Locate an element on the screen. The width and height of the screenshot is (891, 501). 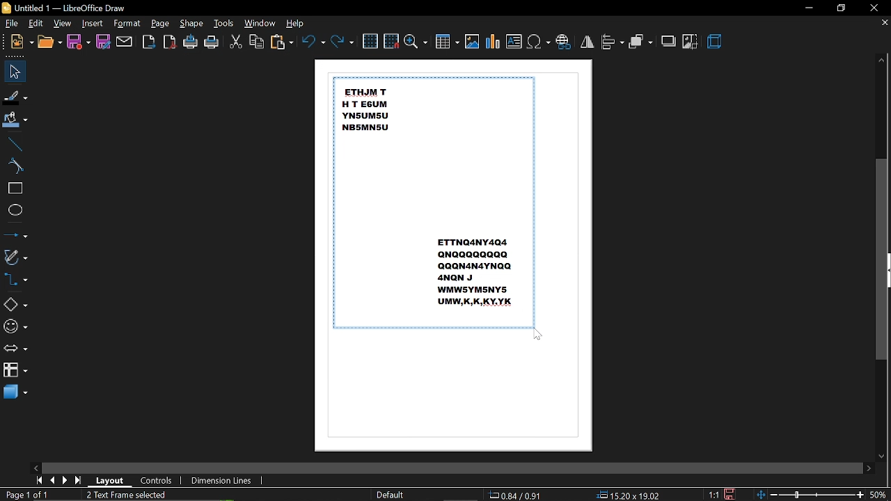
print is located at coordinates (212, 42).